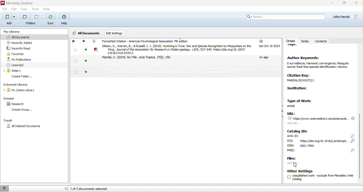 The width and height of the screenshot is (363, 192). I want to click on Other Settings
(0 Ublhed vor -exchde om Mende Web, so click(319, 176).